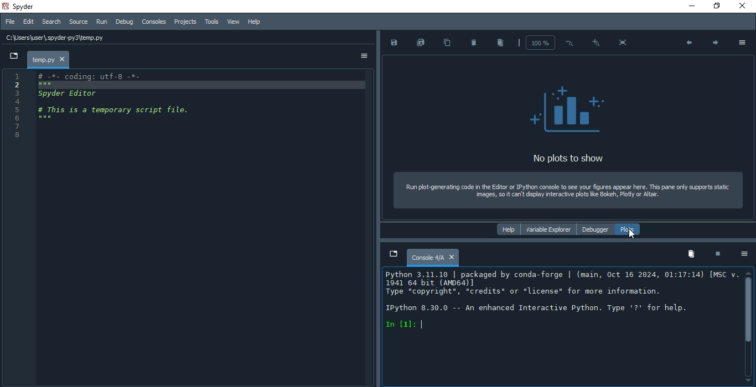 This screenshot has width=756, height=387. Describe the element at coordinates (123, 22) in the screenshot. I see `Debug` at that location.